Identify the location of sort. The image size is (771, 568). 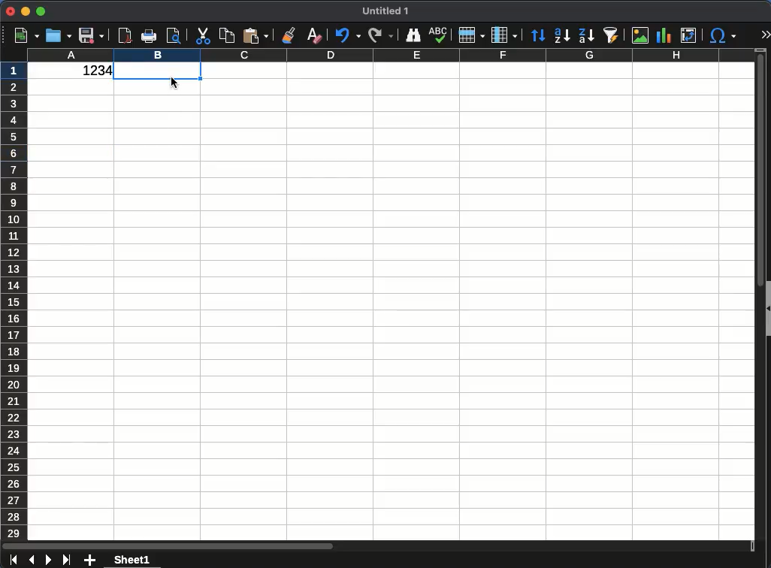
(538, 36).